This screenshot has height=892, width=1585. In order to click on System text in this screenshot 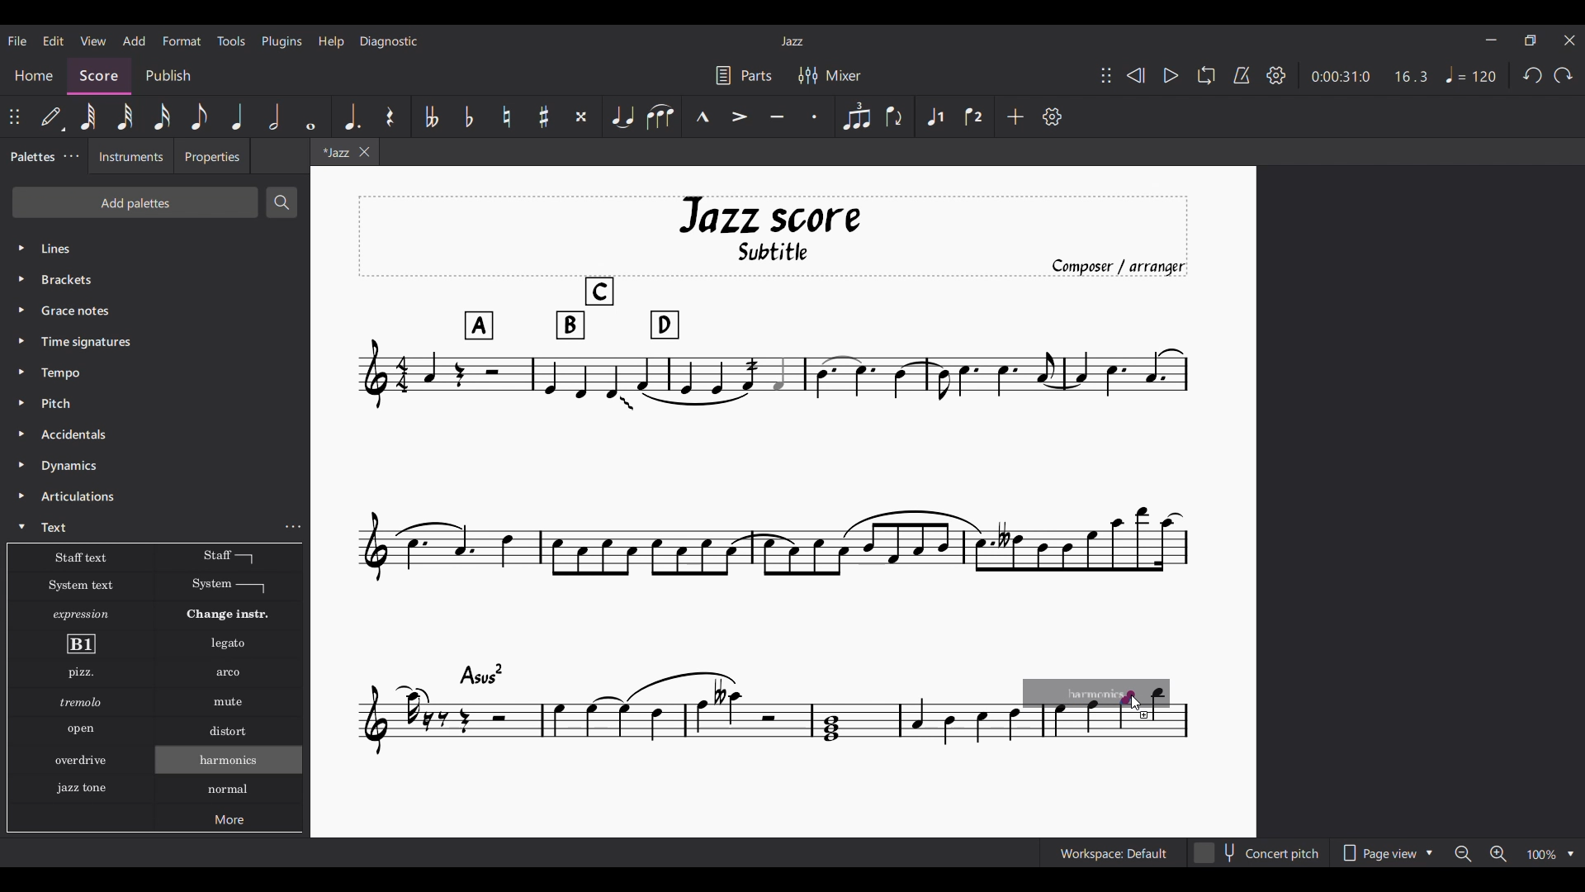, I will do `click(80, 585)`.